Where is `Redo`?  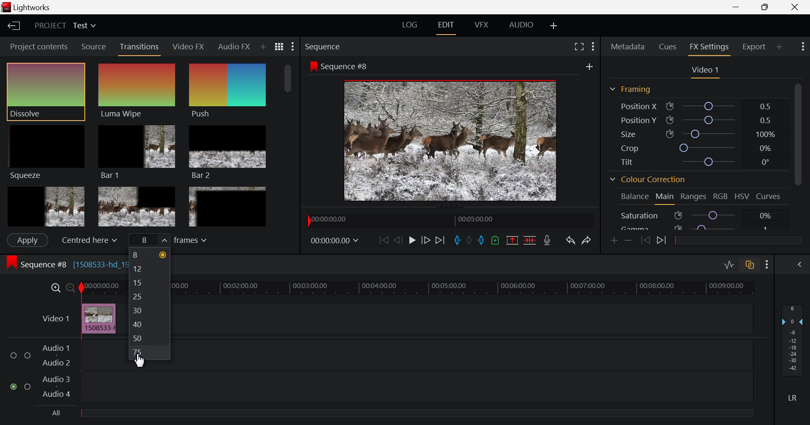
Redo is located at coordinates (586, 240).